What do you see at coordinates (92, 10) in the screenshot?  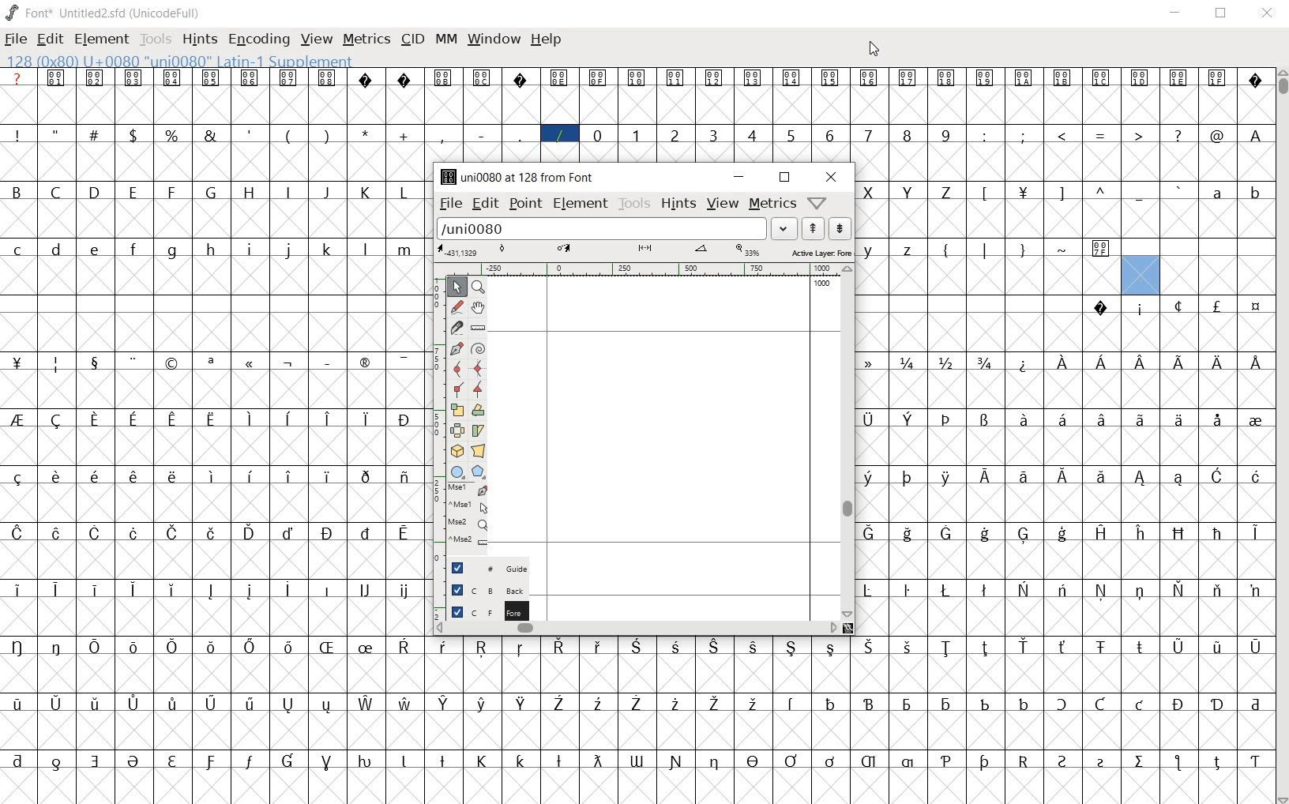 I see `font name` at bounding box center [92, 10].